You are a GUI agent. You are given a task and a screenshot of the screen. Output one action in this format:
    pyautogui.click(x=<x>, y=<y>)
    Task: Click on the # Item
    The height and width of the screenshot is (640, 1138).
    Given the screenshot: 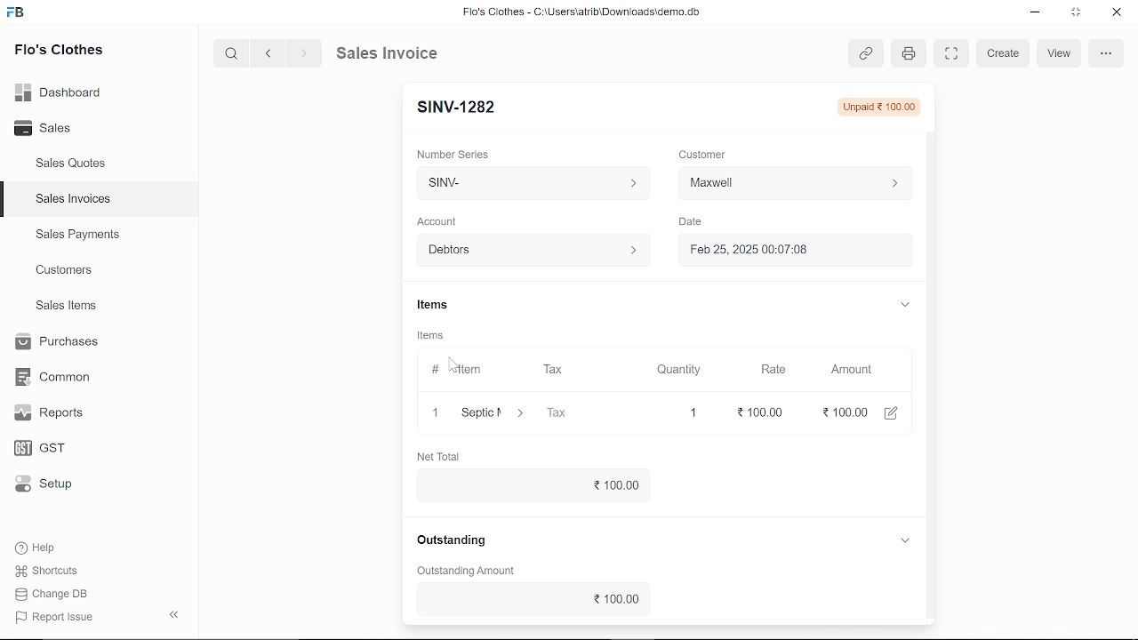 What is the action you would take?
    pyautogui.click(x=456, y=371)
    